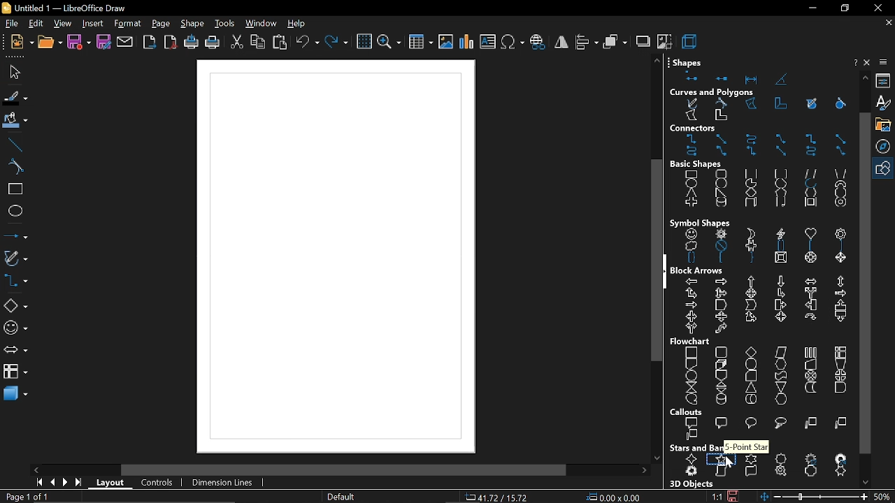  What do you see at coordinates (878, 8) in the screenshot?
I see `close` at bounding box center [878, 8].